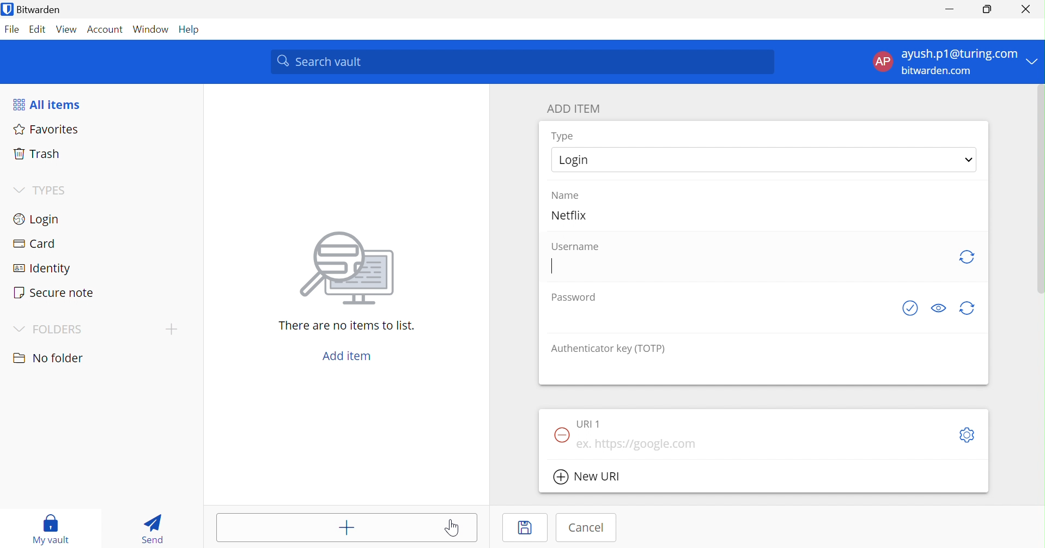 The height and width of the screenshot is (548, 1045). I want to click on No folder, so click(48, 358).